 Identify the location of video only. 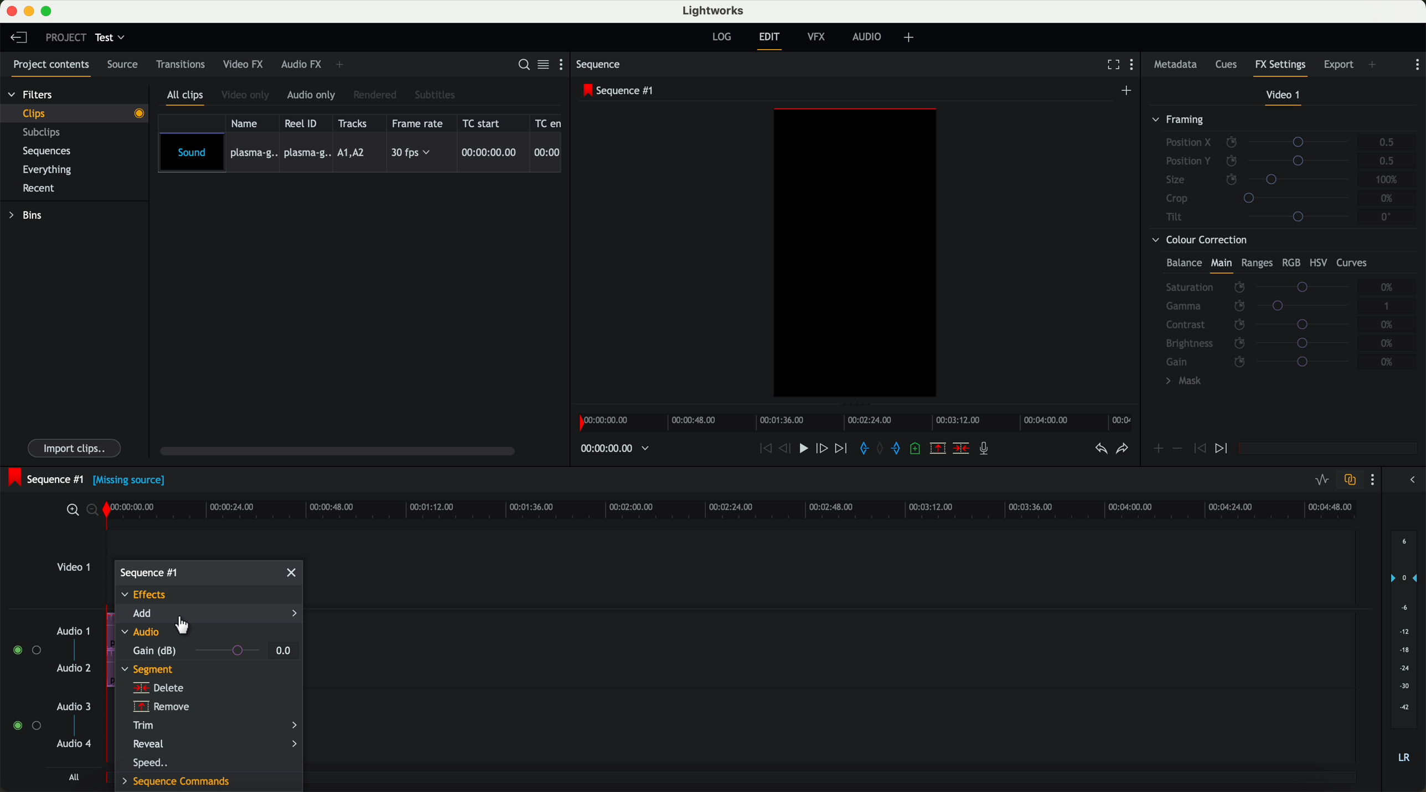
(247, 96).